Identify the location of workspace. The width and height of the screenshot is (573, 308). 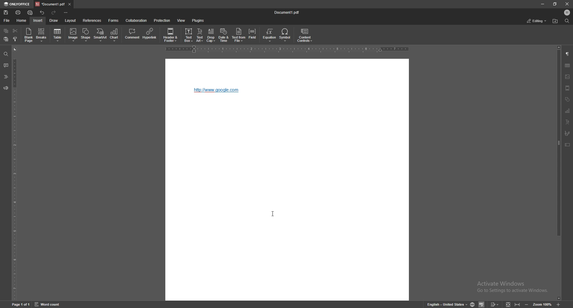
(287, 202).